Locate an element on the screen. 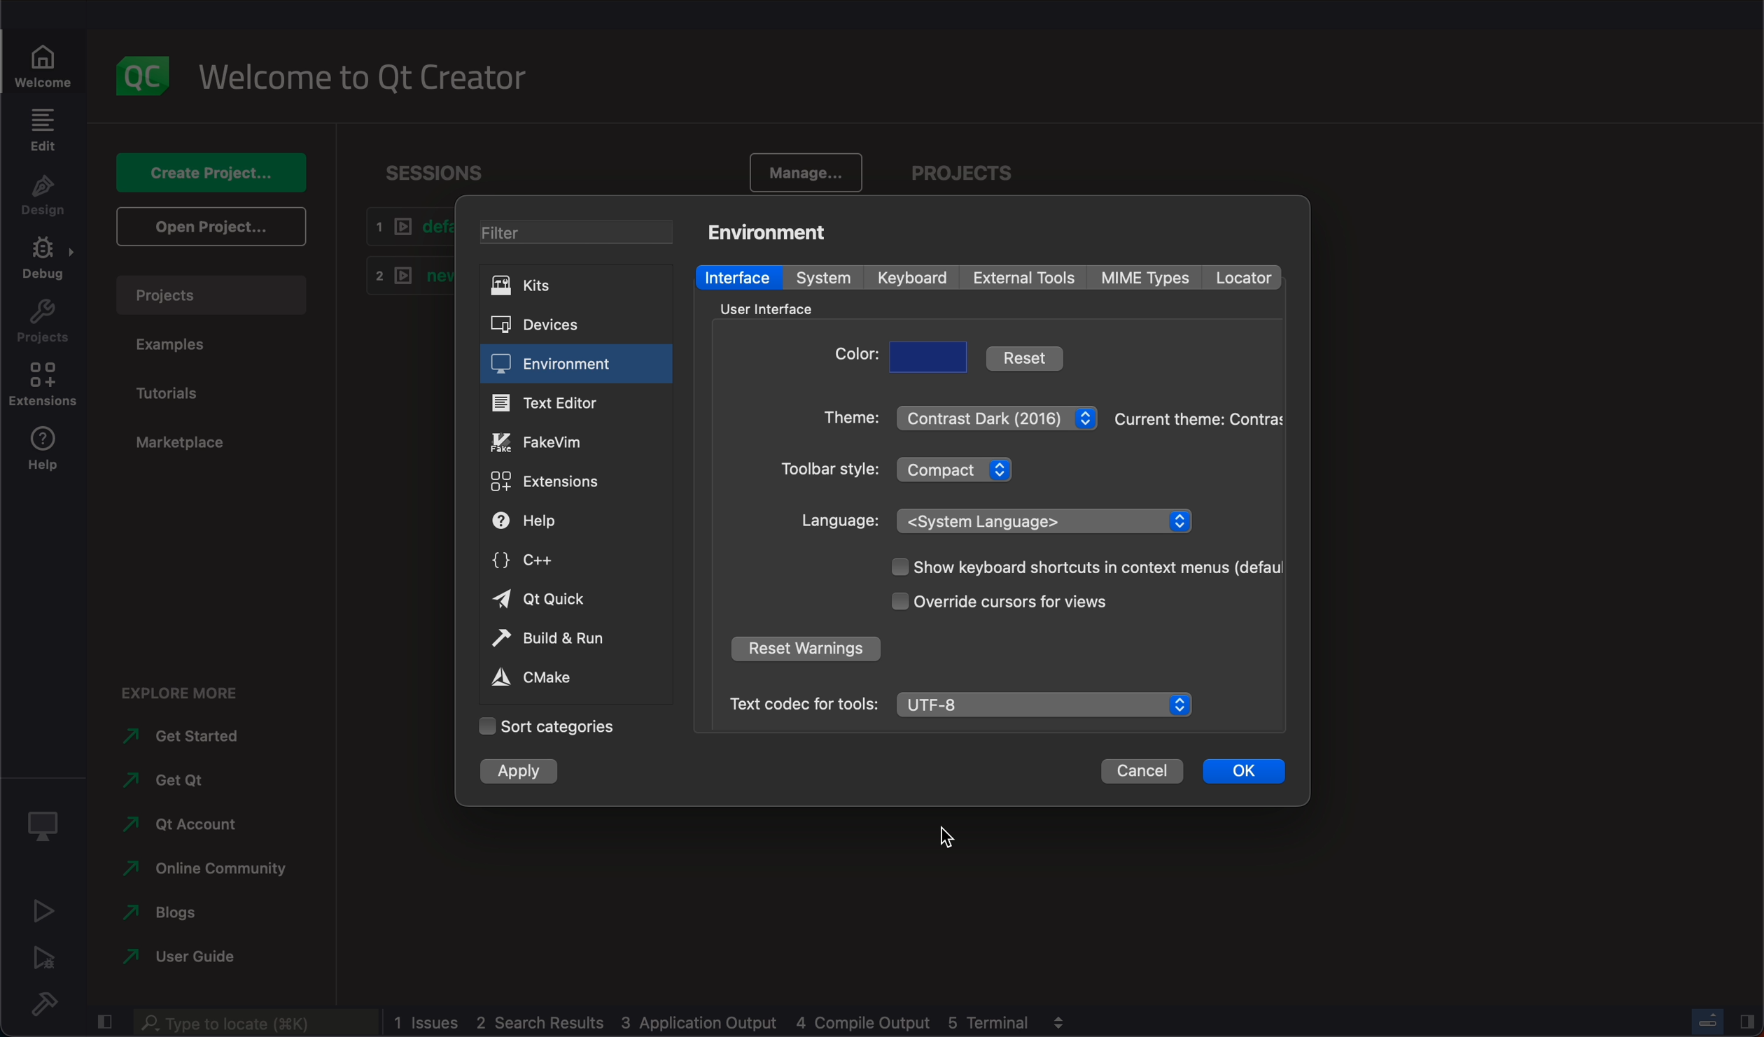 This screenshot has height=1037, width=1764. theme choices is located at coordinates (997, 414).